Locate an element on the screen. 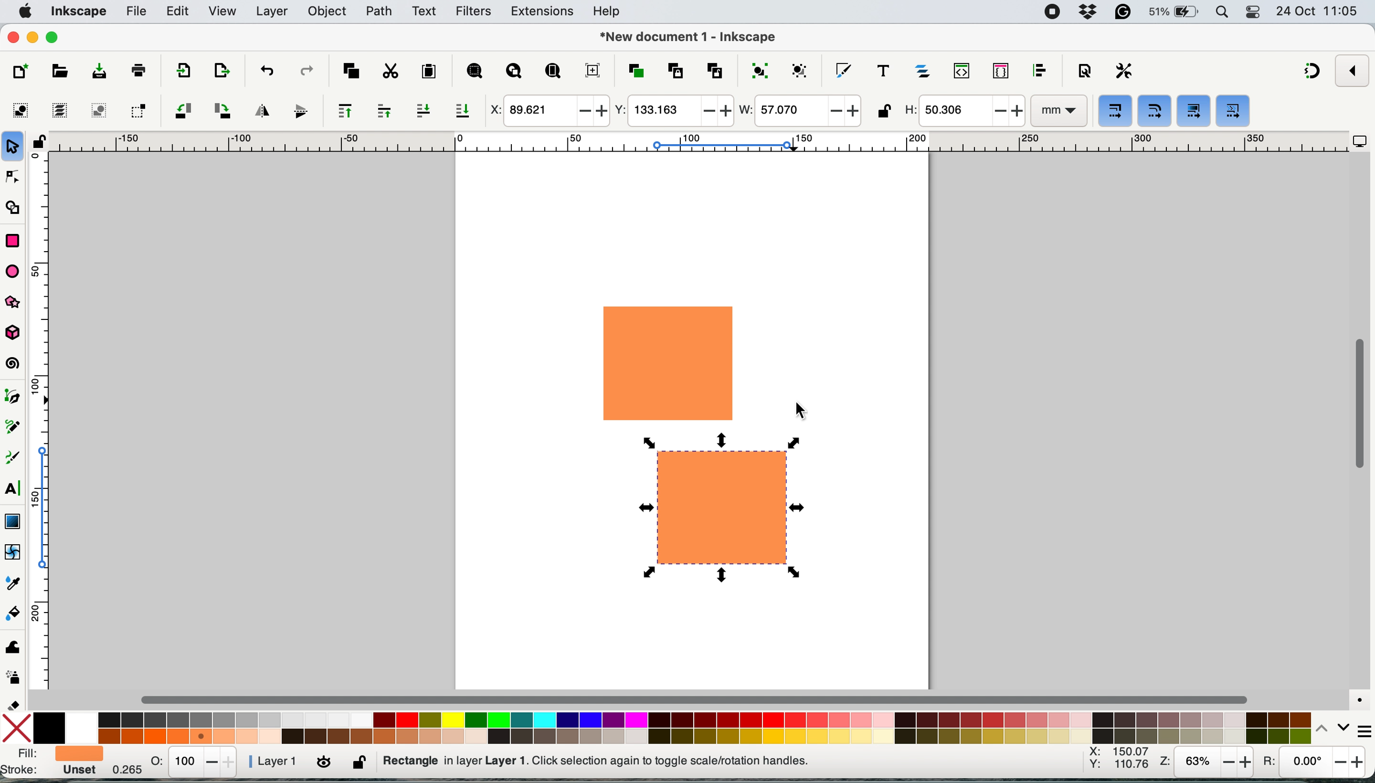  align and distribute is located at coordinates (1039, 70).